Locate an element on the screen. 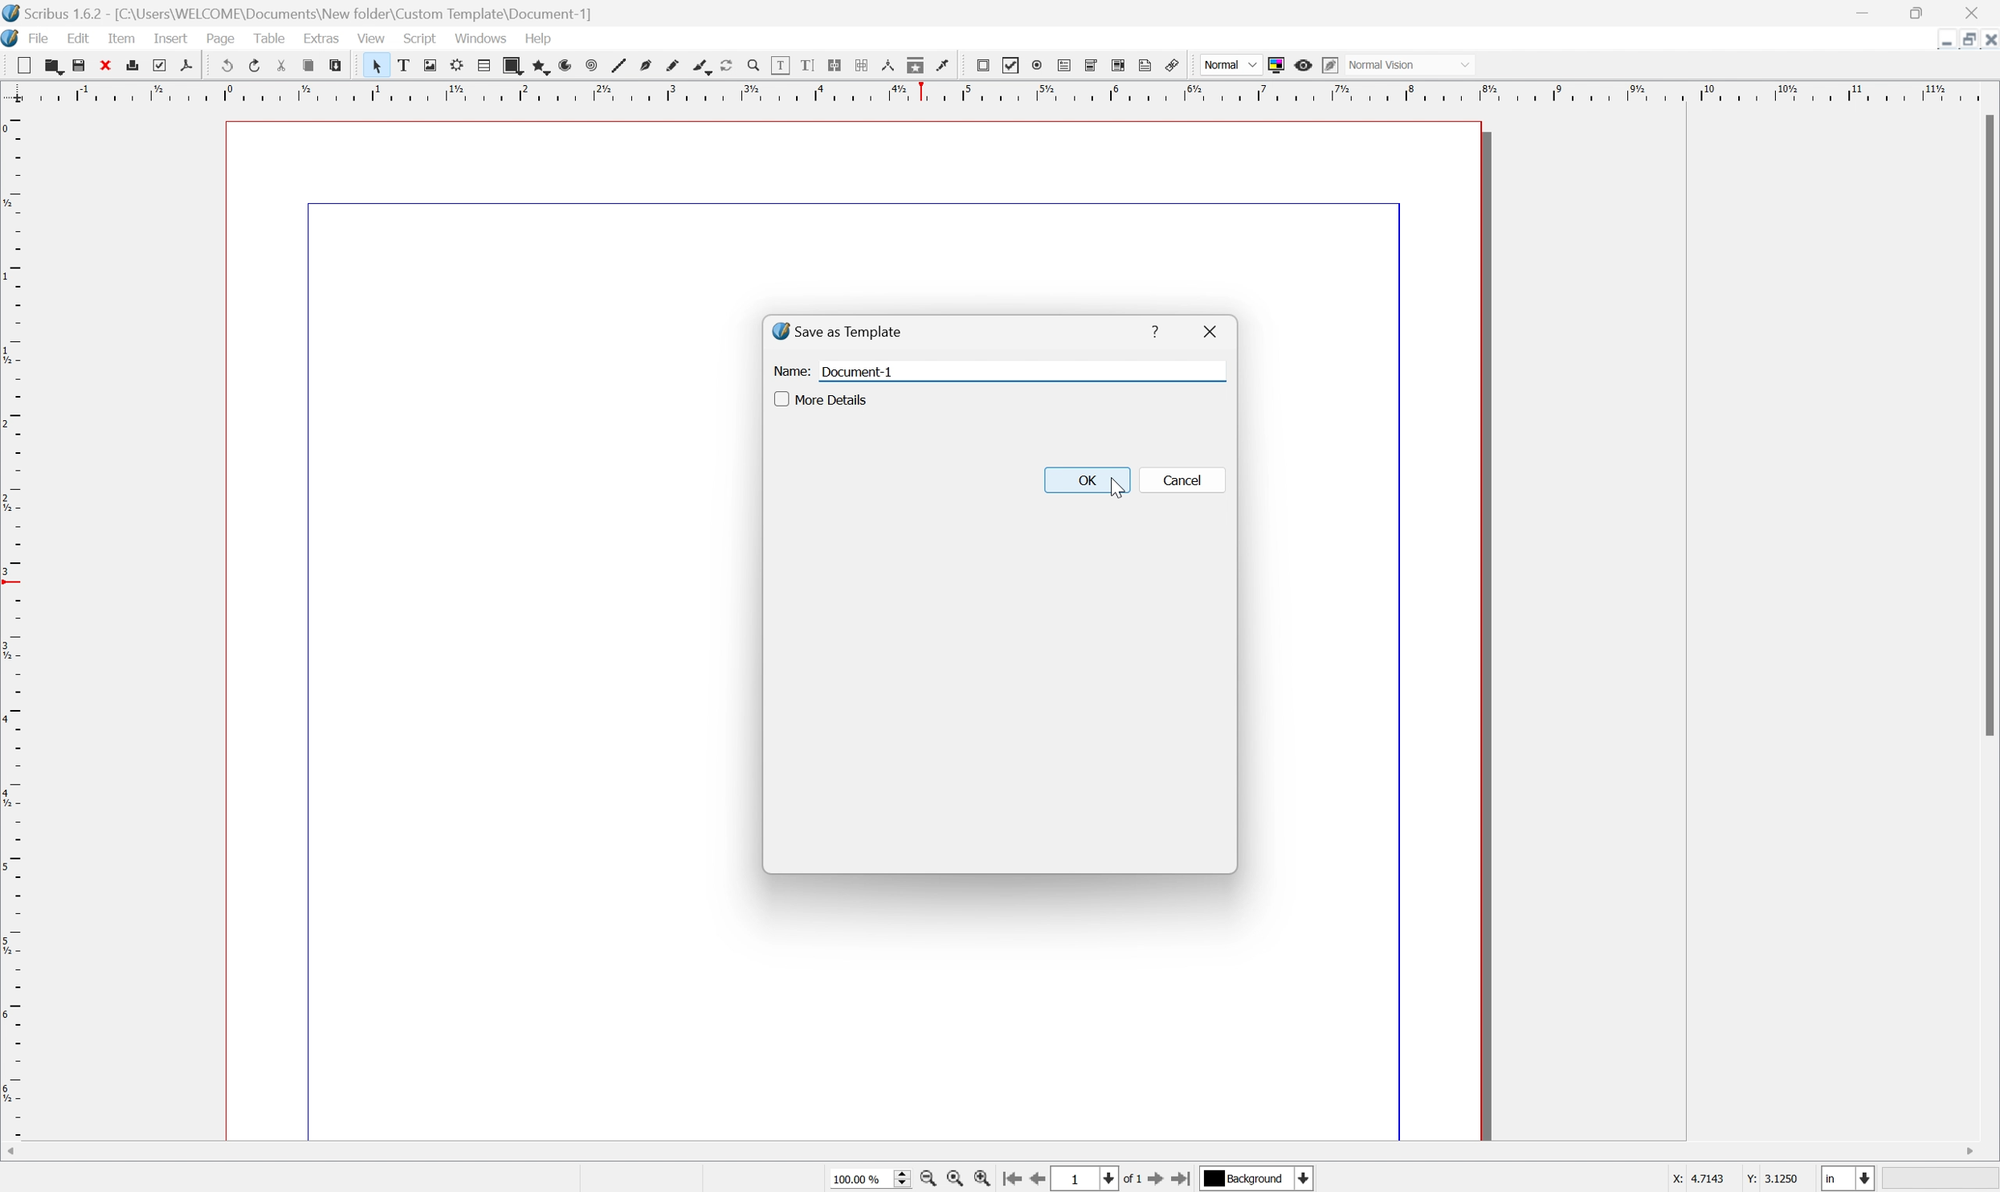 The height and width of the screenshot is (1192, 2000). help is located at coordinates (1152, 329).